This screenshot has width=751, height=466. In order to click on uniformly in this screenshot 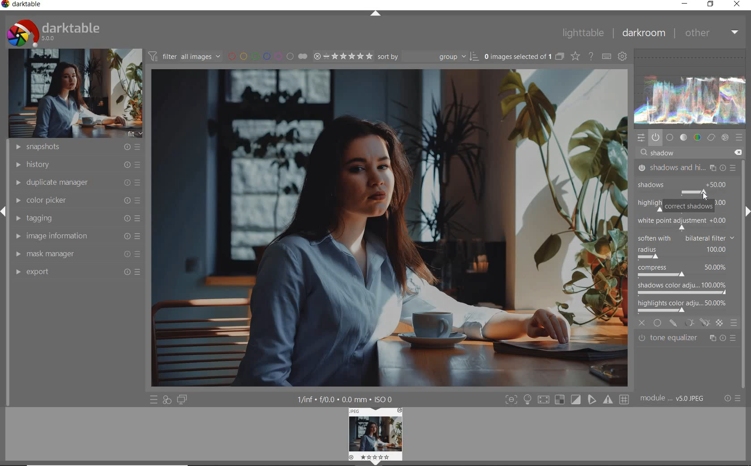, I will do `click(658, 323)`.